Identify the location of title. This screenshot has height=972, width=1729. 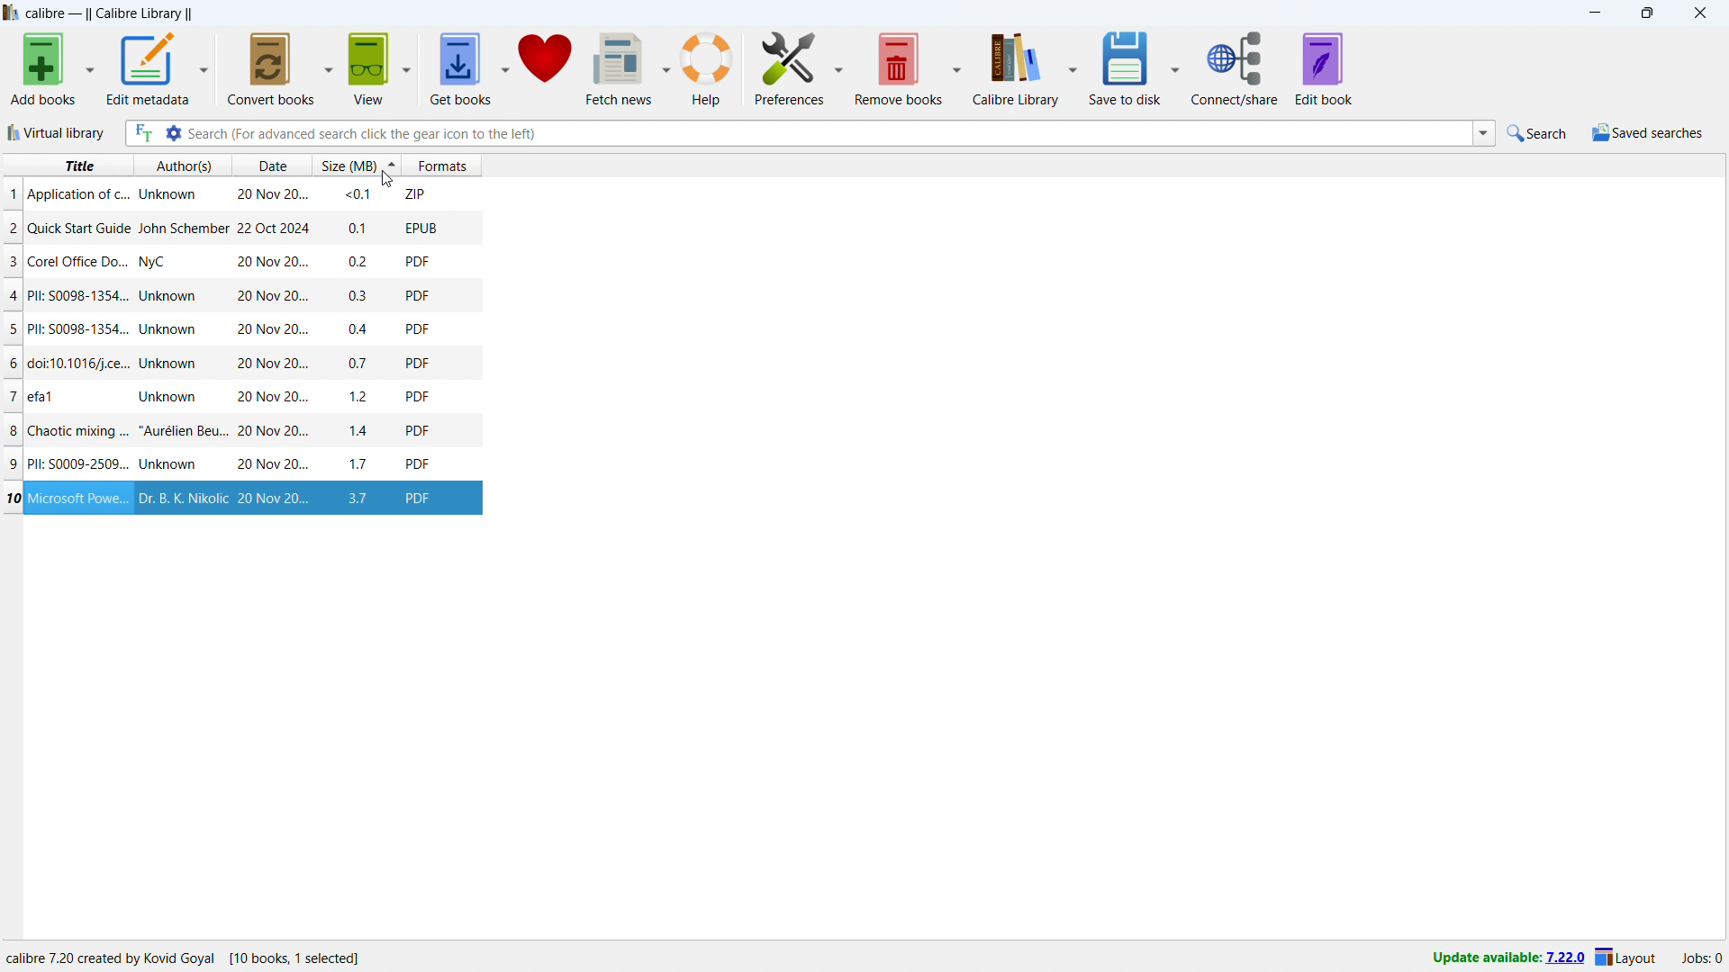
(78, 261).